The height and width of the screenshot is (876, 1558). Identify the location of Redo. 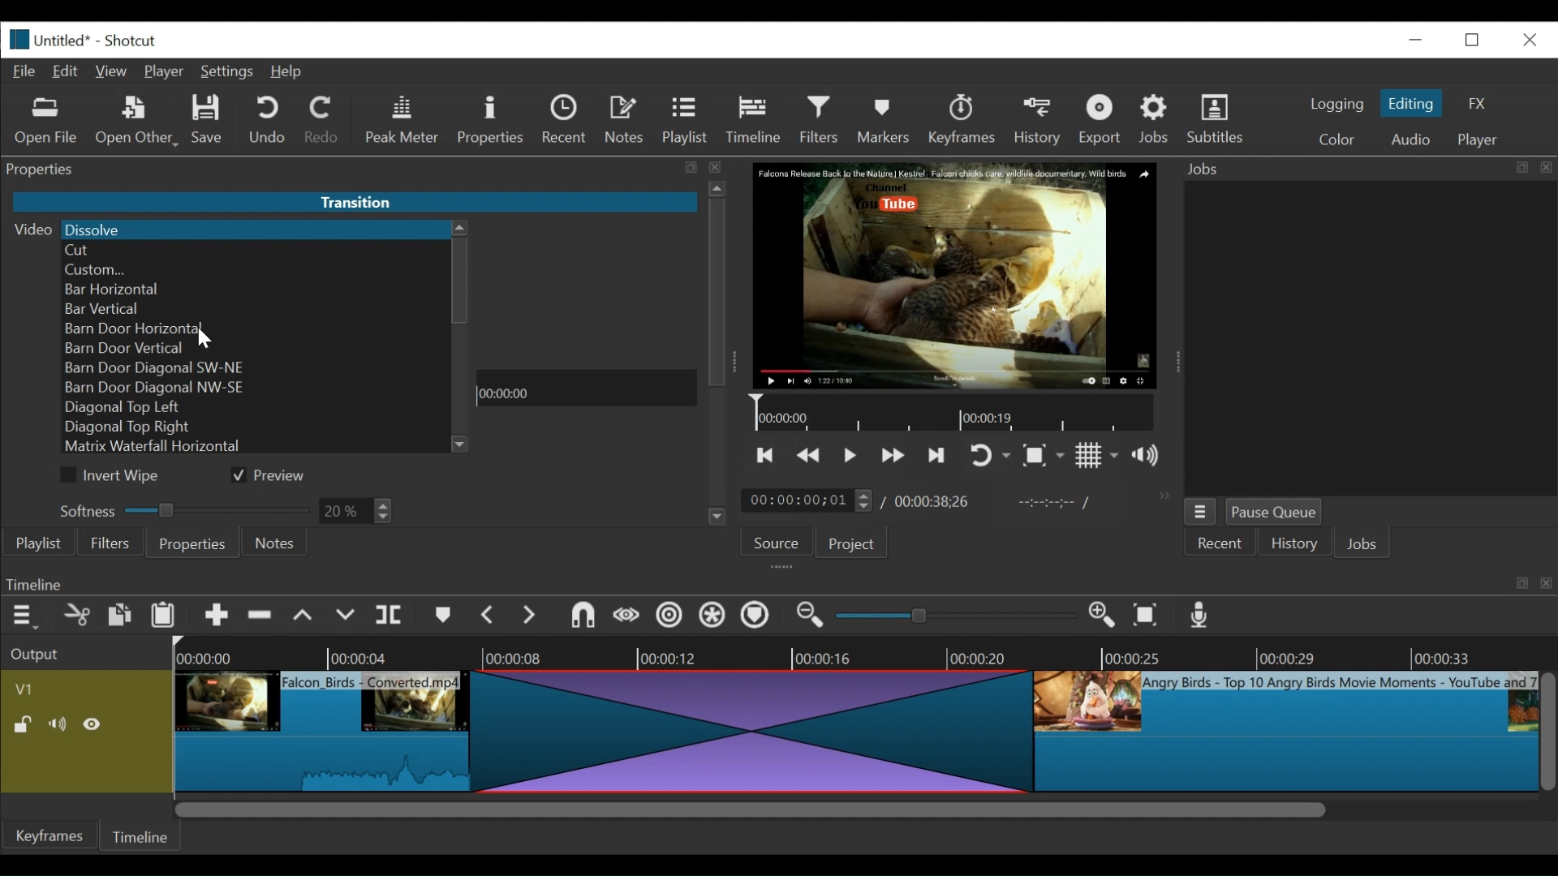
(322, 122).